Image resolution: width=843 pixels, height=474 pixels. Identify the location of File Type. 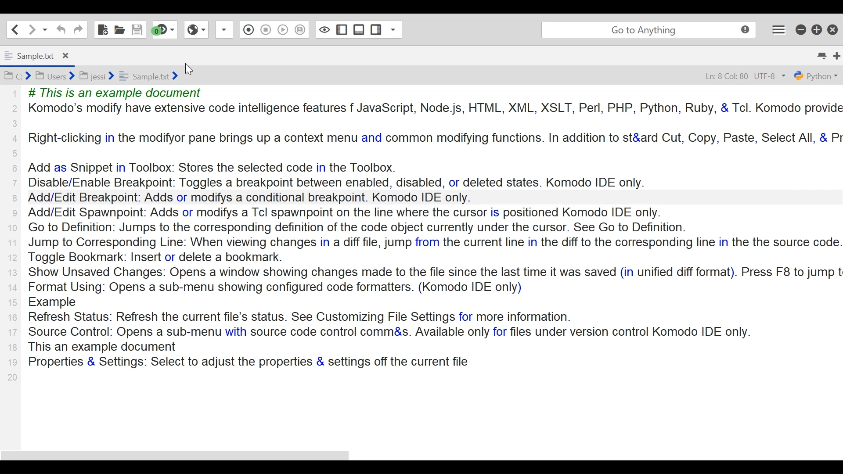
(817, 76).